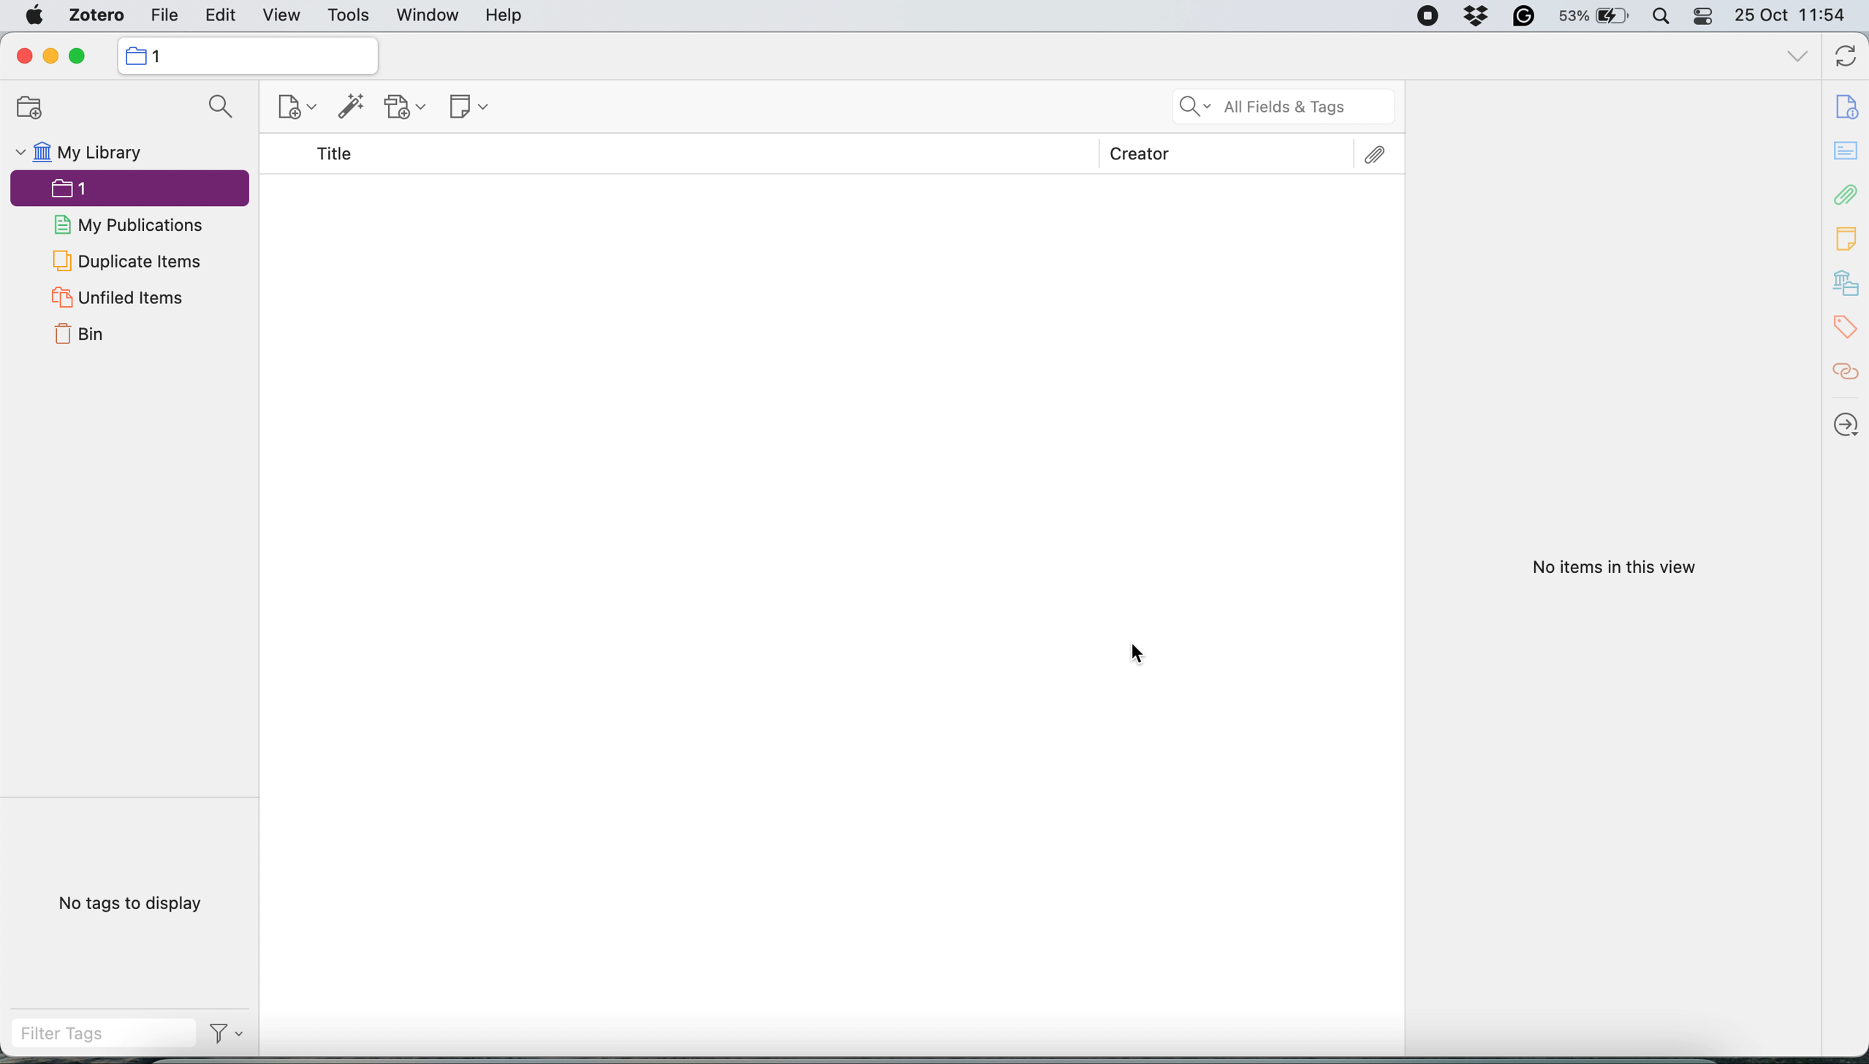  What do you see at coordinates (126, 254) in the screenshot?
I see `duplicate items` at bounding box center [126, 254].